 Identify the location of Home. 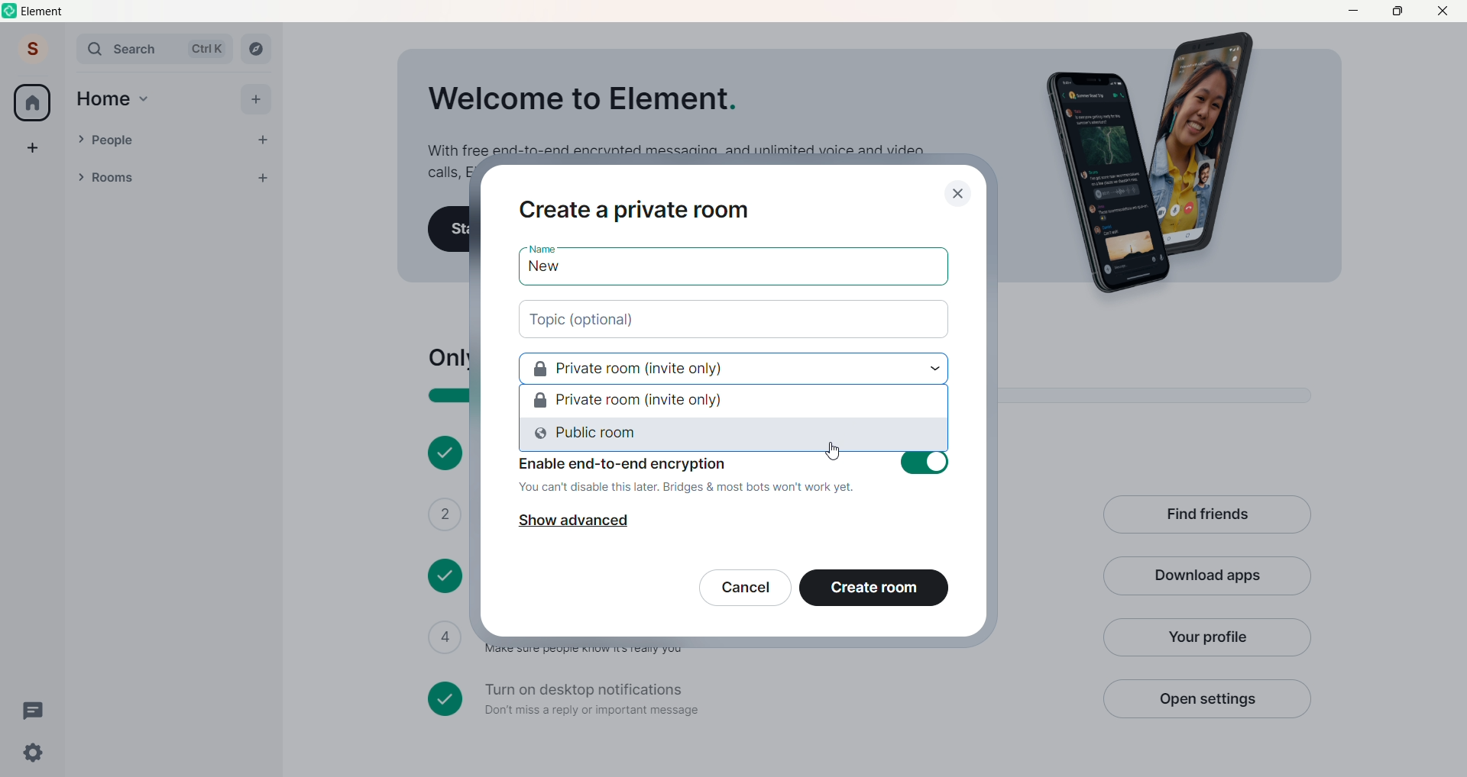
(32, 102).